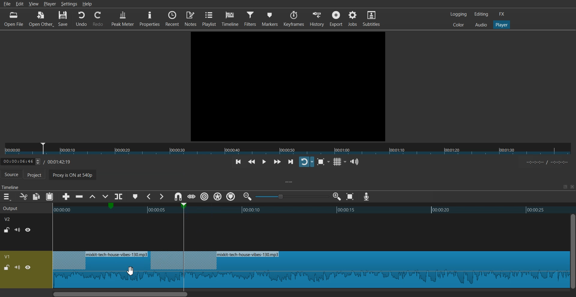 This screenshot has width=576, height=297. What do you see at coordinates (294, 19) in the screenshot?
I see `Keyframes` at bounding box center [294, 19].